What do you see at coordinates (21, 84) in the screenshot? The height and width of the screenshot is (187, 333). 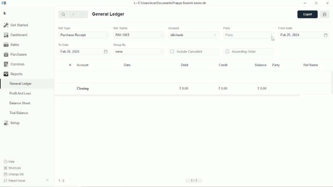 I see `General ledger` at bounding box center [21, 84].